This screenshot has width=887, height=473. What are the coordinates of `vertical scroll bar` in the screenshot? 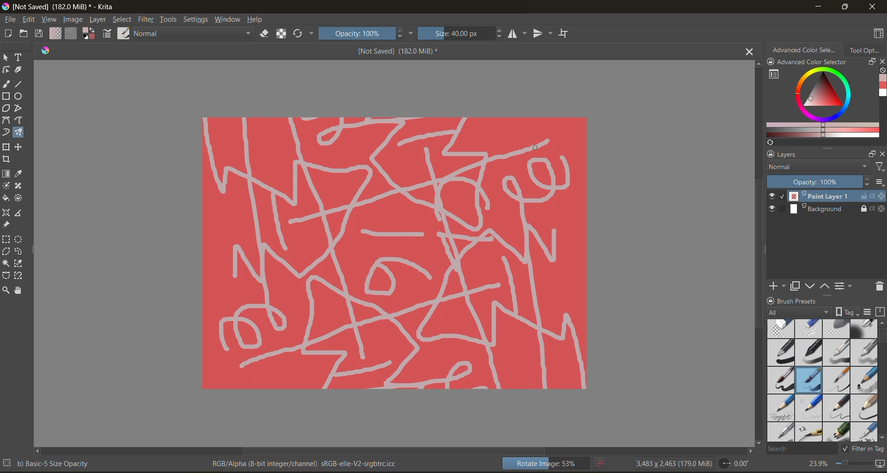 It's located at (881, 335).